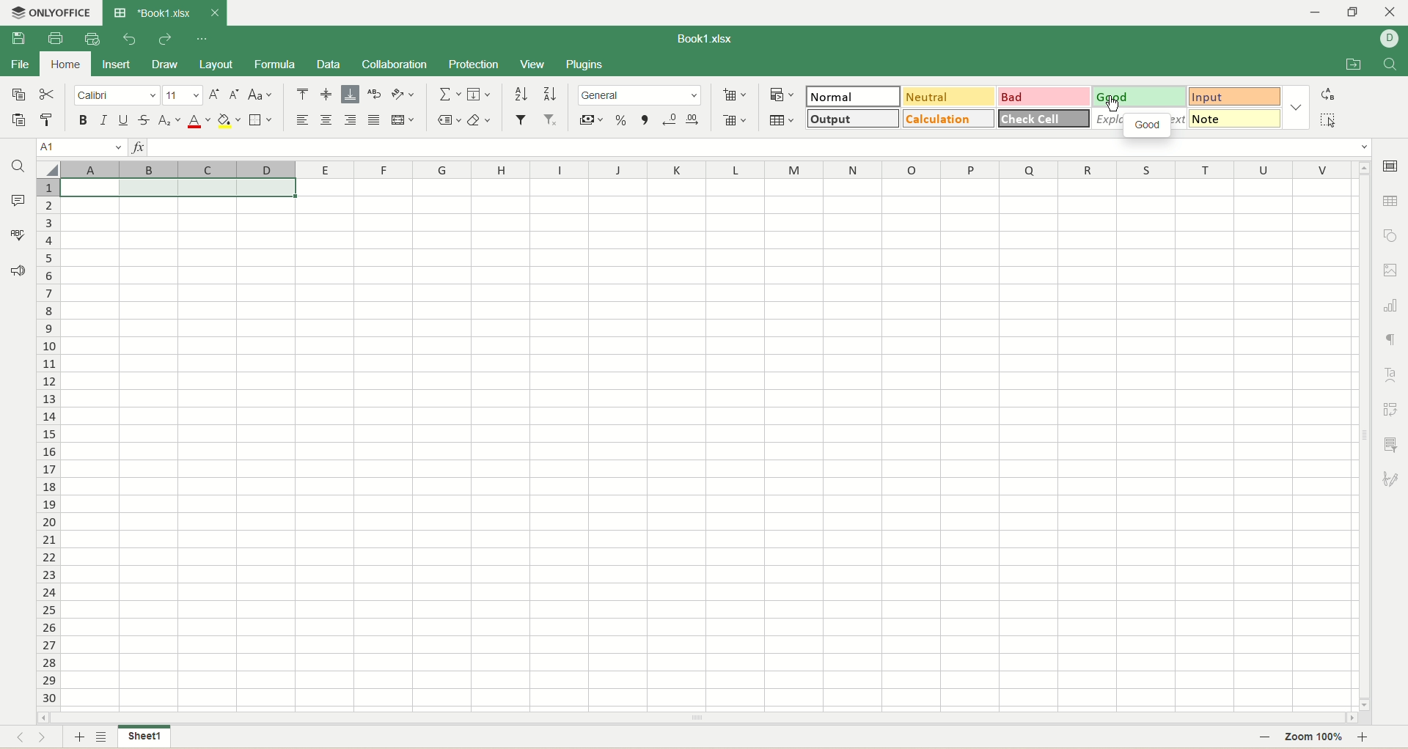  I want to click on explanatory text, so click(1138, 119).